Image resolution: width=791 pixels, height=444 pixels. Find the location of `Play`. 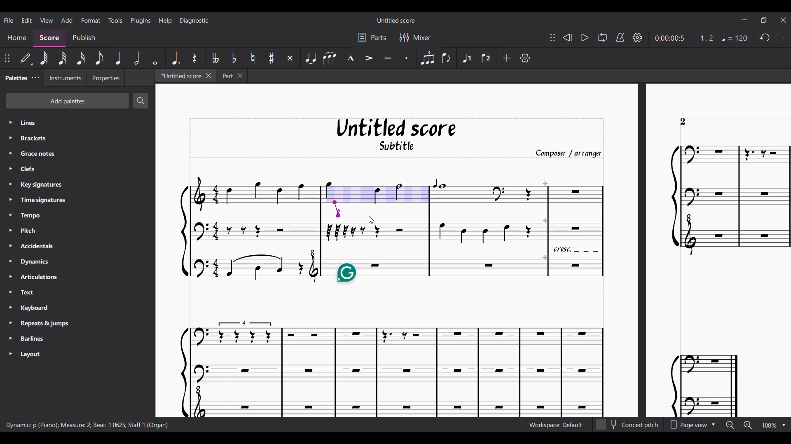

Play is located at coordinates (585, 37).